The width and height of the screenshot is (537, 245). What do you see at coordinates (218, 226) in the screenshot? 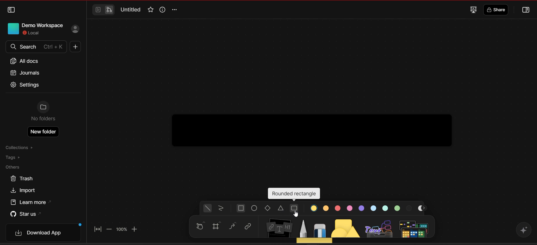
I see `frame` at bounding box center [218, 226].